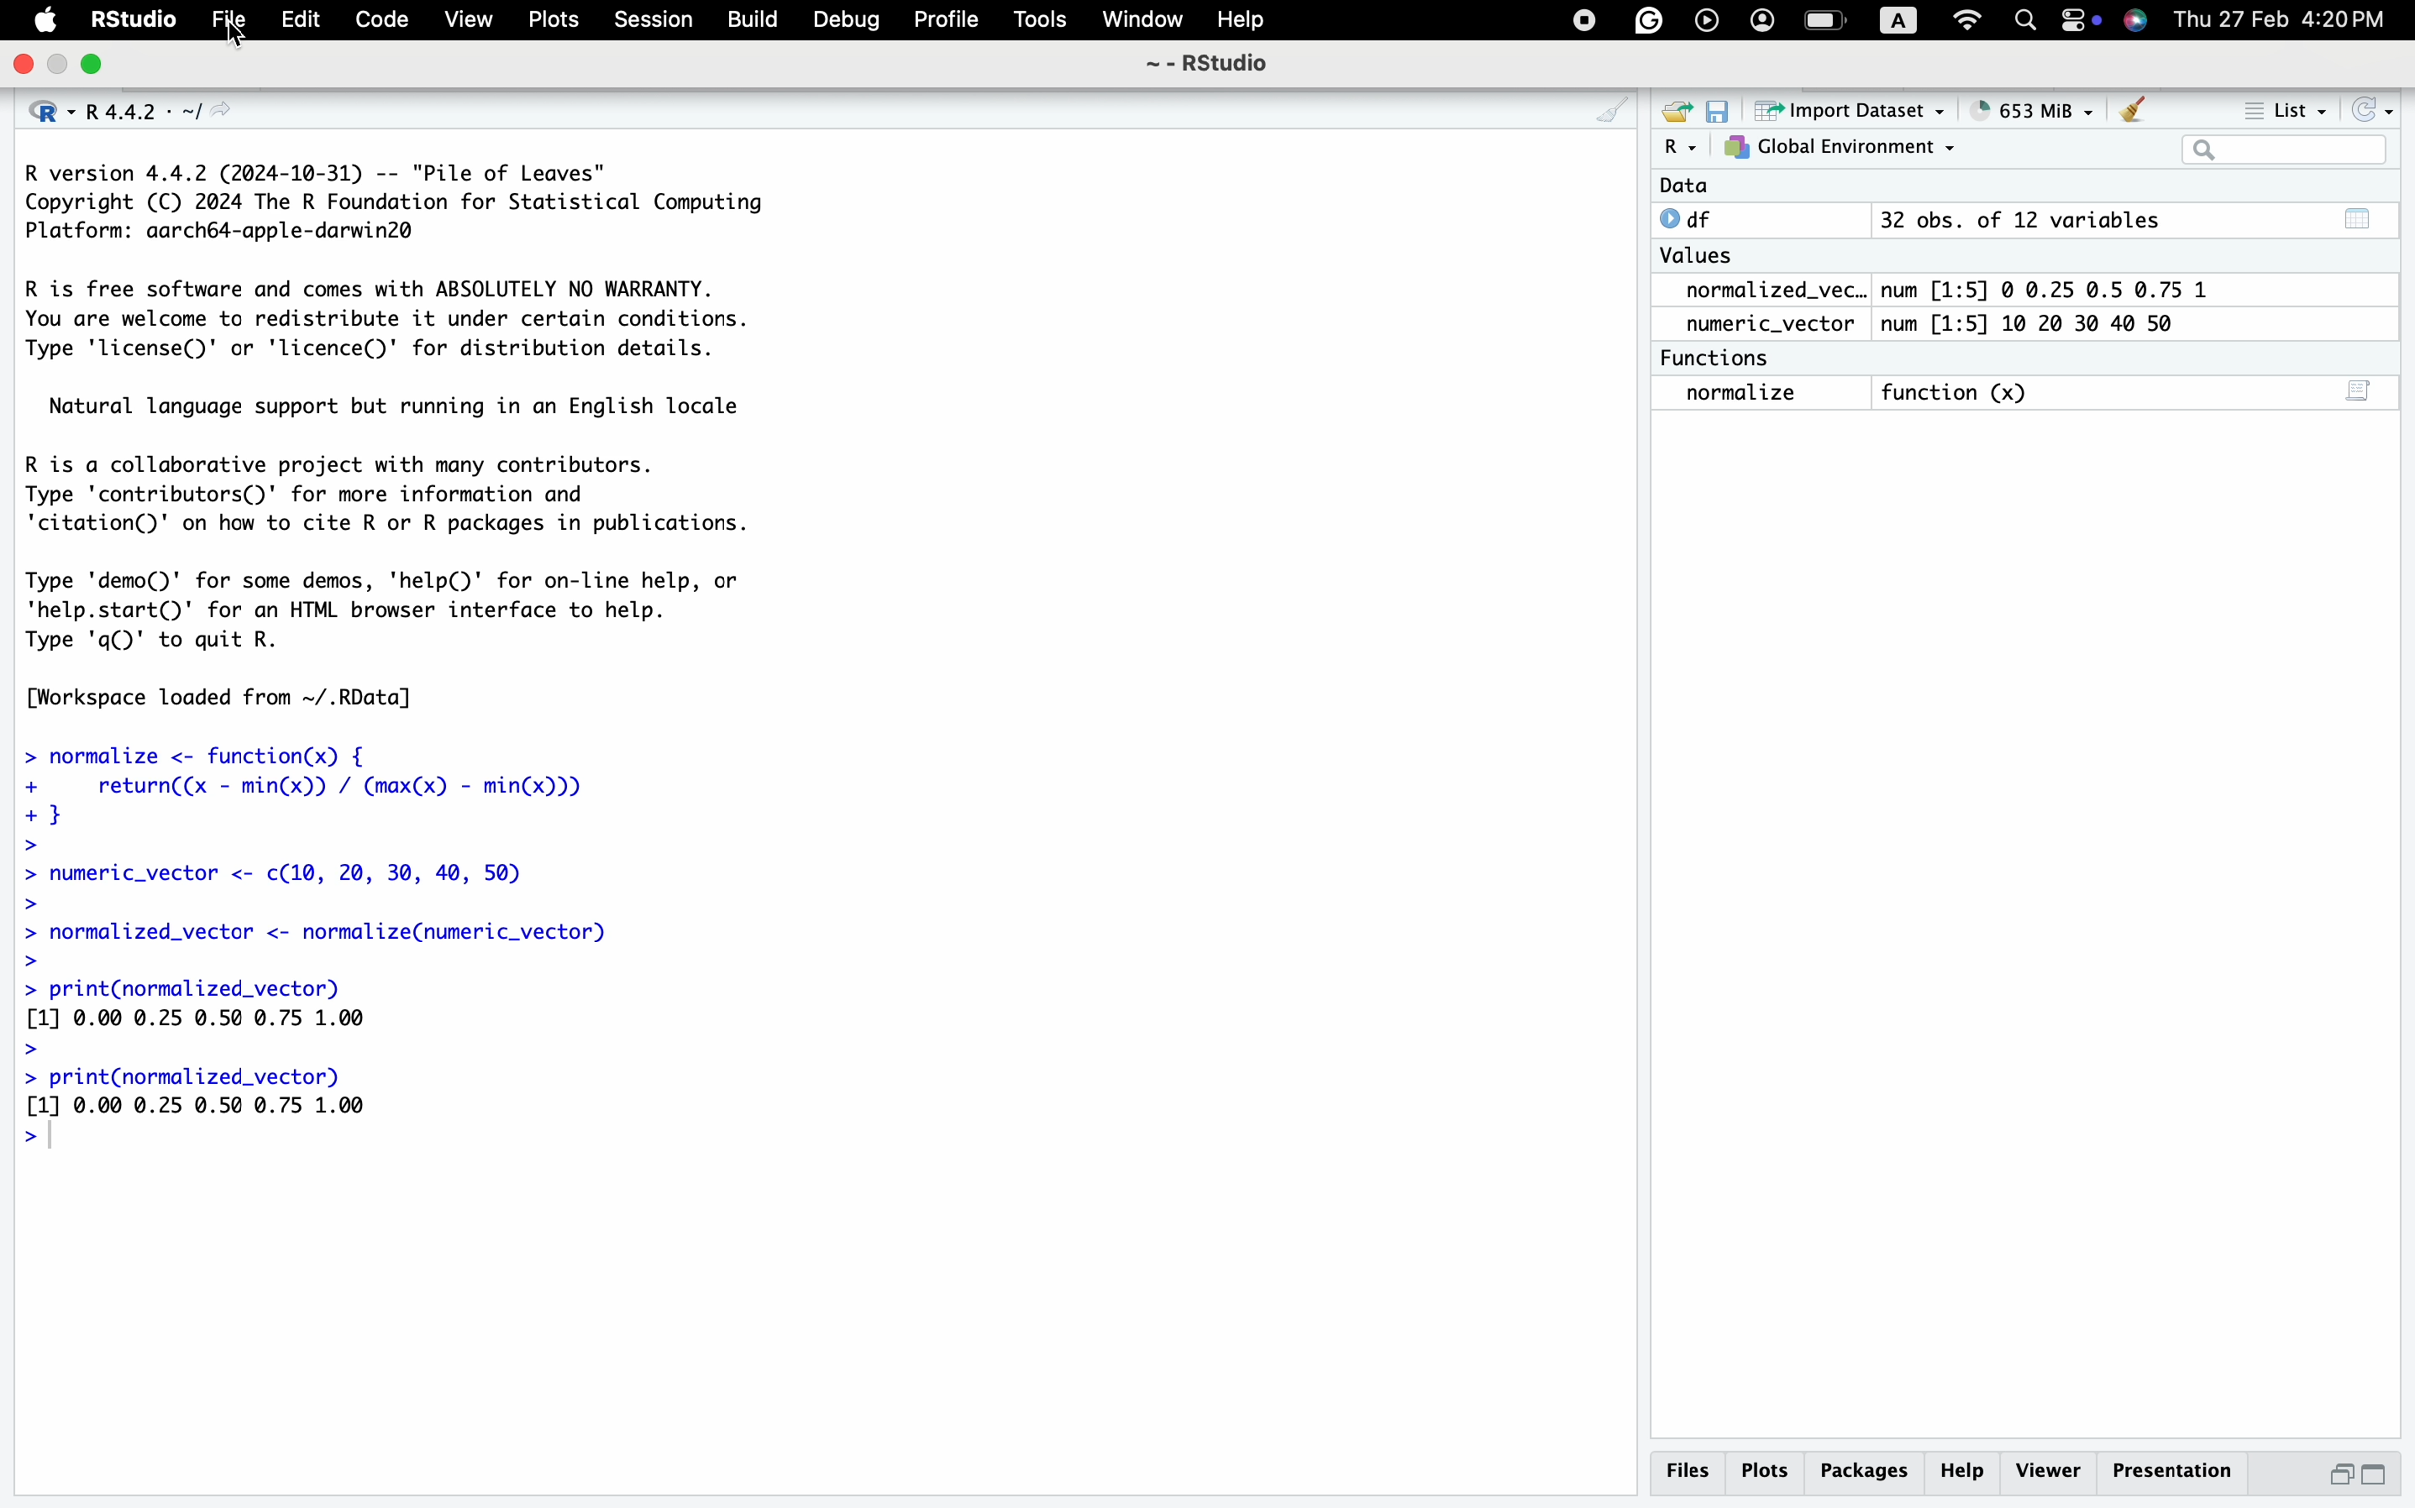 This screenshot has width=2415, height=1508. I want to click on Sessions, so click(656, 22).